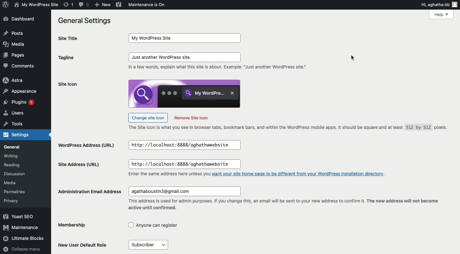 Image resolution: width=460 pixels, height=254 pixels. I want to click on Text, so click(290, 128).